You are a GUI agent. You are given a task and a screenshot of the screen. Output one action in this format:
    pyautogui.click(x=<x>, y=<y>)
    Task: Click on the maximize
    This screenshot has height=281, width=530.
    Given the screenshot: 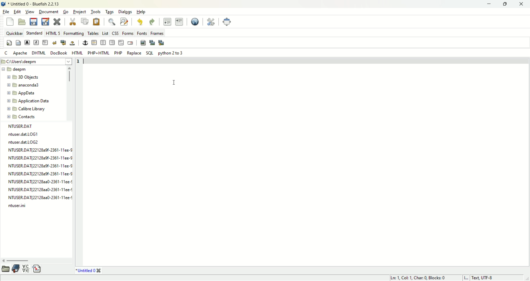 What is the action you would take?
    pyautogui.click(x=505, y=5)
    